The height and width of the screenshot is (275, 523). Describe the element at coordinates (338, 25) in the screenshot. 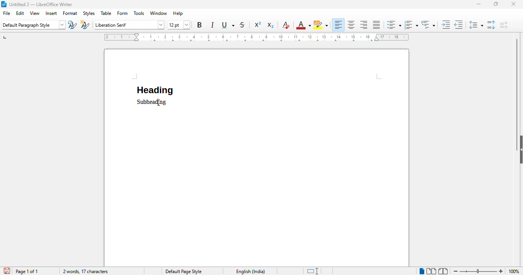

I see `align left` at that location.